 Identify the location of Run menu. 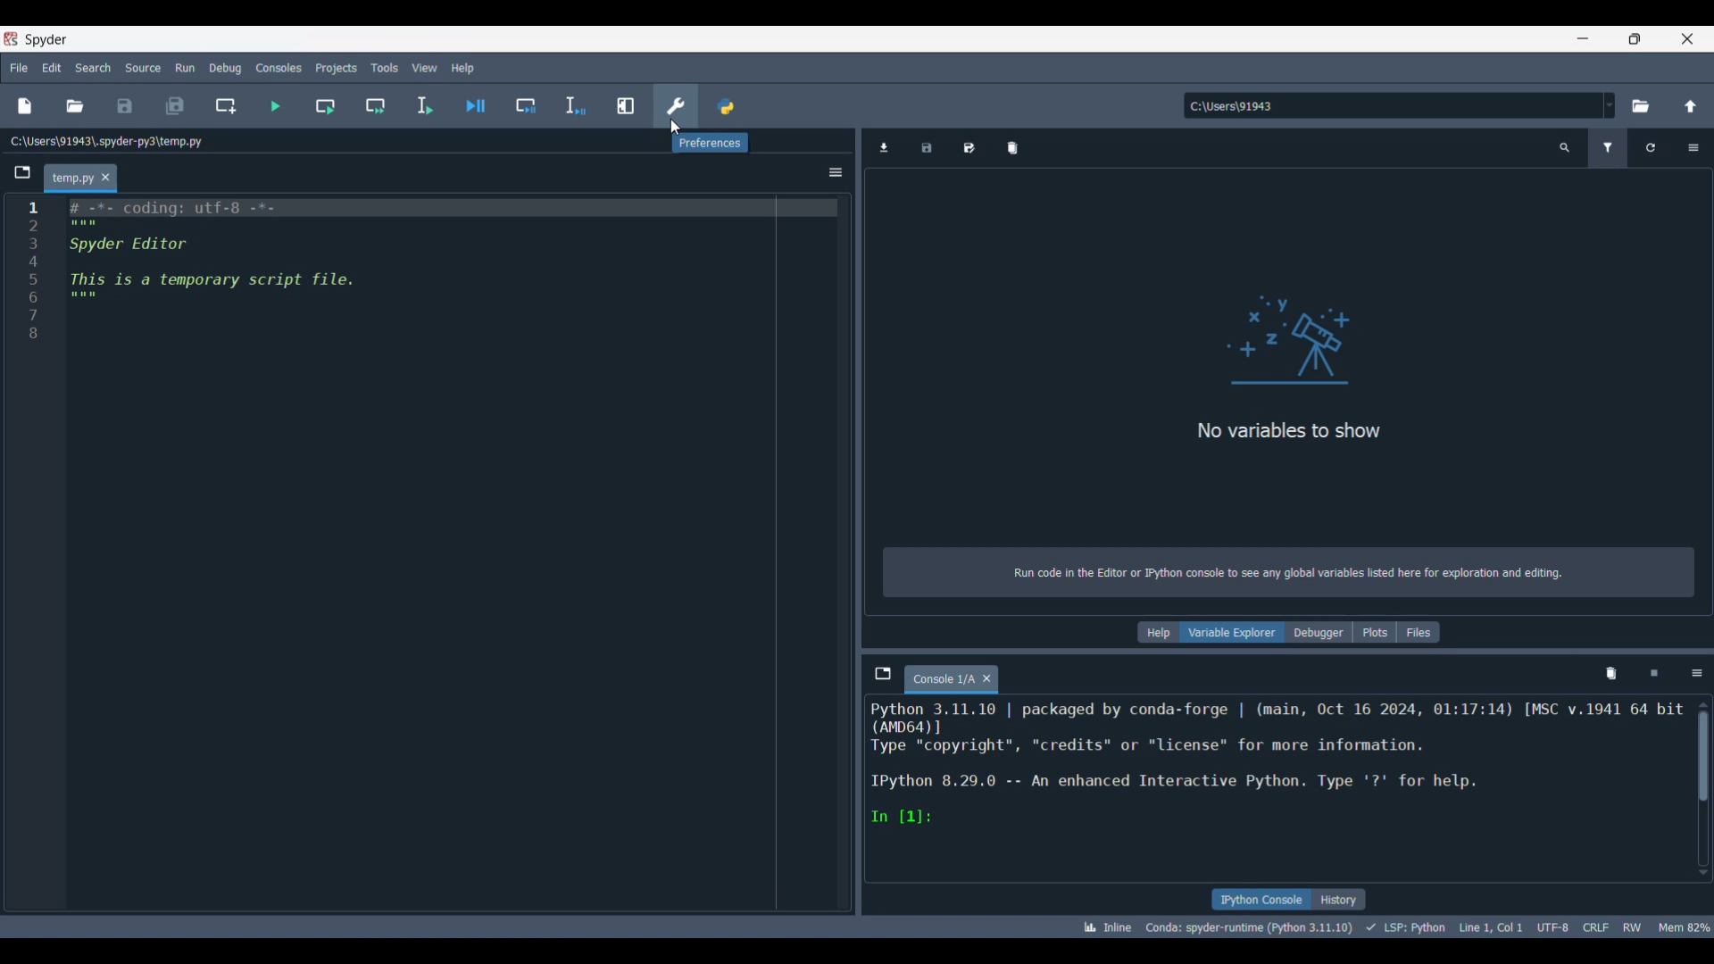
(186, 68).